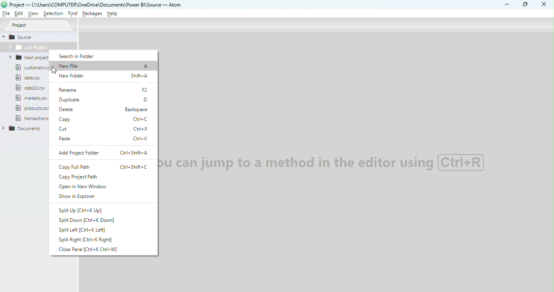  What do you see at coordinates (28, 88) in the screenshot?
I see `file` at bounding box center [28, 88].